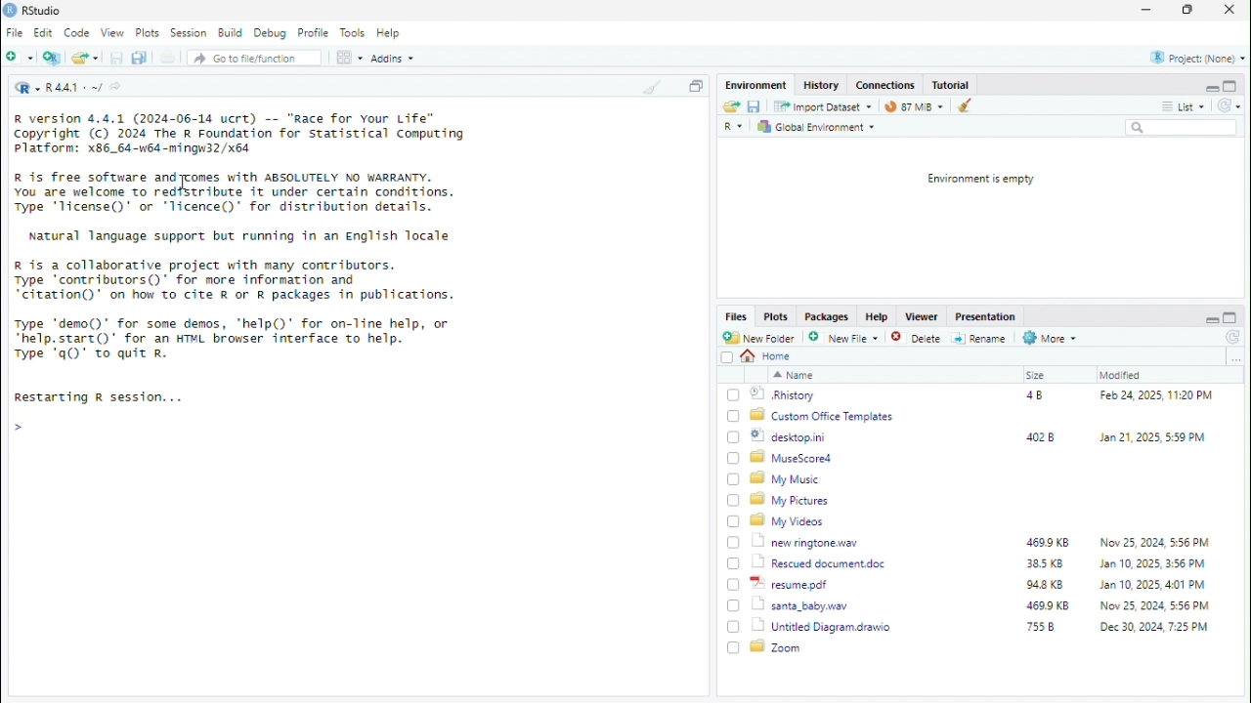  What do you see at coordinates (239, 135) in the screenshot?
I see `R version 4.4.1 (2024-06-14 ucrt) -- "Race for Your Life”
Copyright (c) 2024 The R Foundation for statistical Computing
Platform: x86_64-w64-mingw32/x64` at bounding box center [239, 135].